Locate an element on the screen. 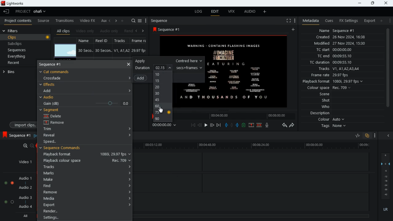  list is located at coordinates (140, 21).